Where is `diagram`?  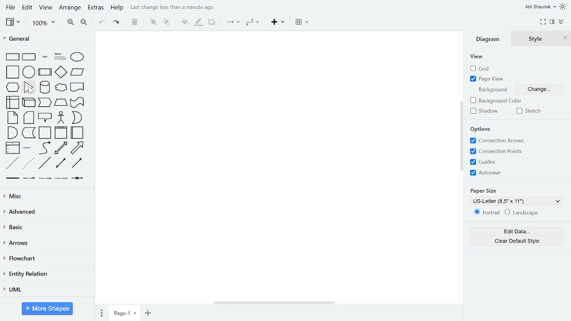 diagram is located at coordinates (490, 39).